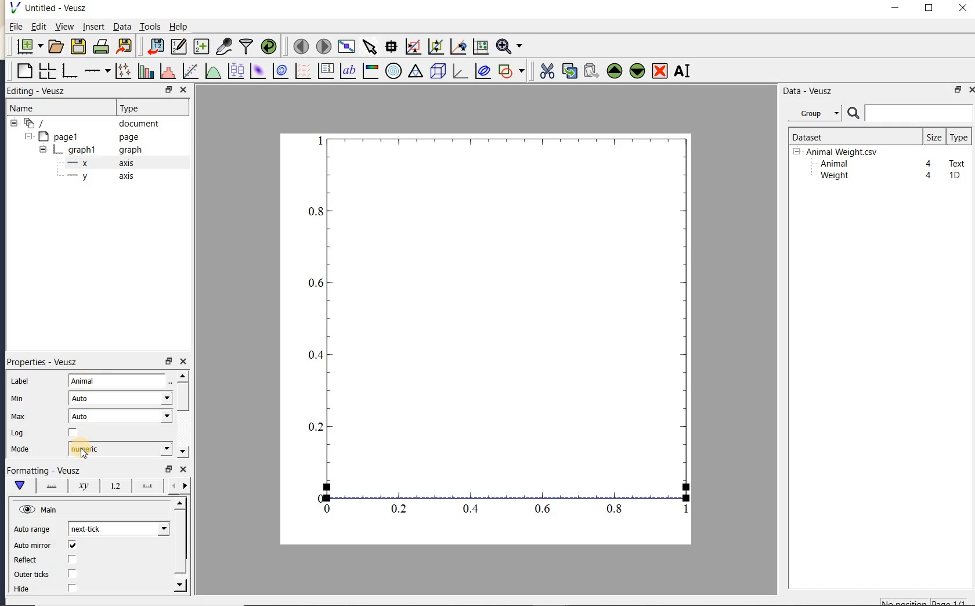  I want to click on click to zoom out of graph axes, so click(436, 46).